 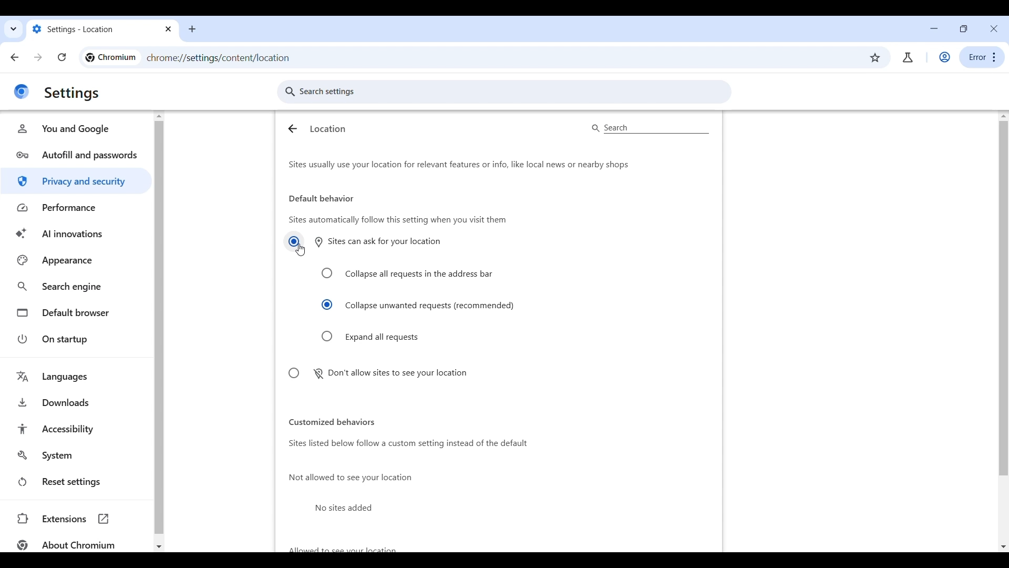 What do you see at coordinates (343, 549) in the screenshot?
I see `allowed to see your location` at bounding box center [343, 549].